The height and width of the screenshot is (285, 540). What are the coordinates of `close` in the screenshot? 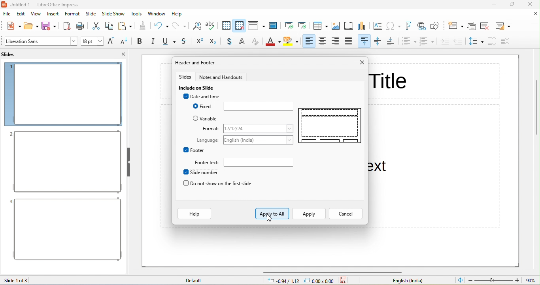 It's located at (535, 14).